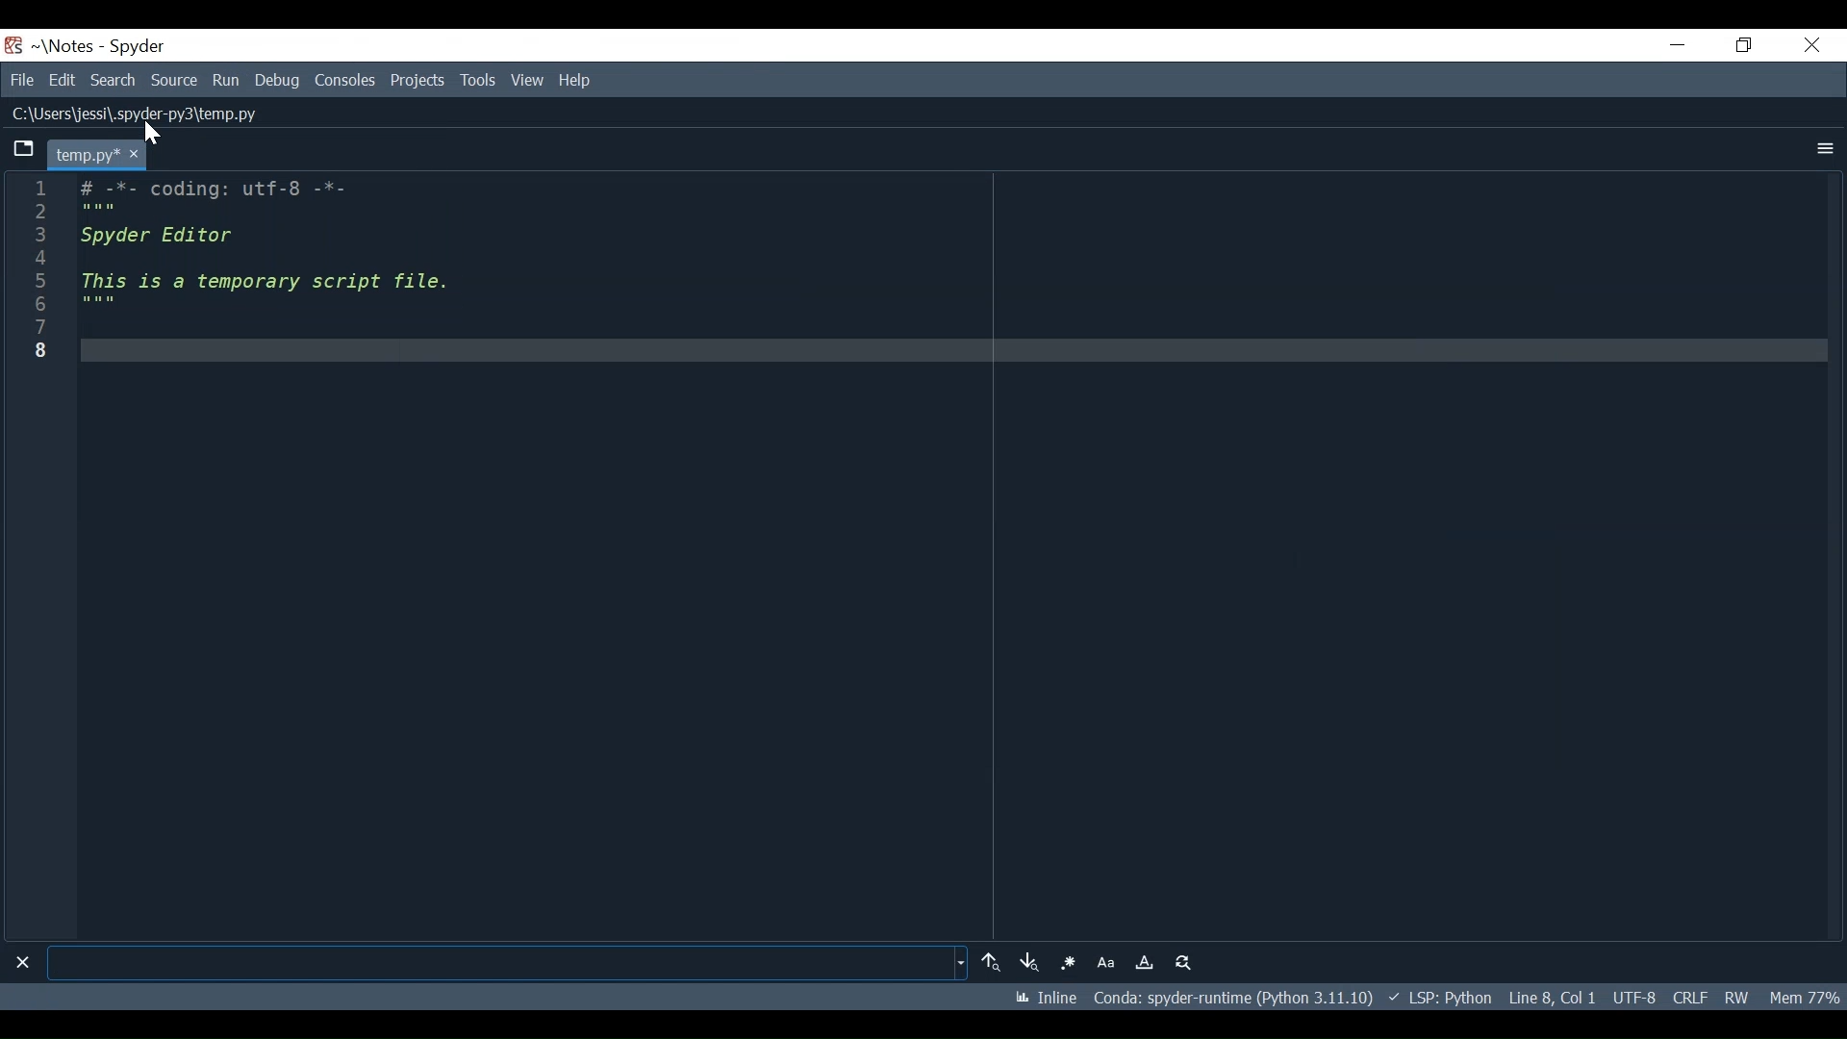  I want to click on Help, so click(572, 82).